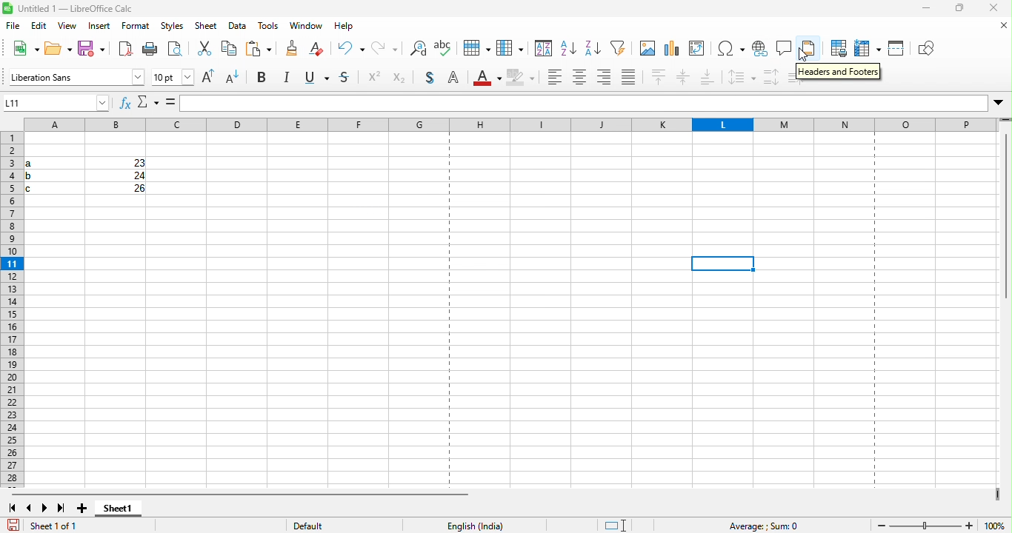  Describe the element at coordinates (928, 10) in the screenshot. I see `minimize` at that location.